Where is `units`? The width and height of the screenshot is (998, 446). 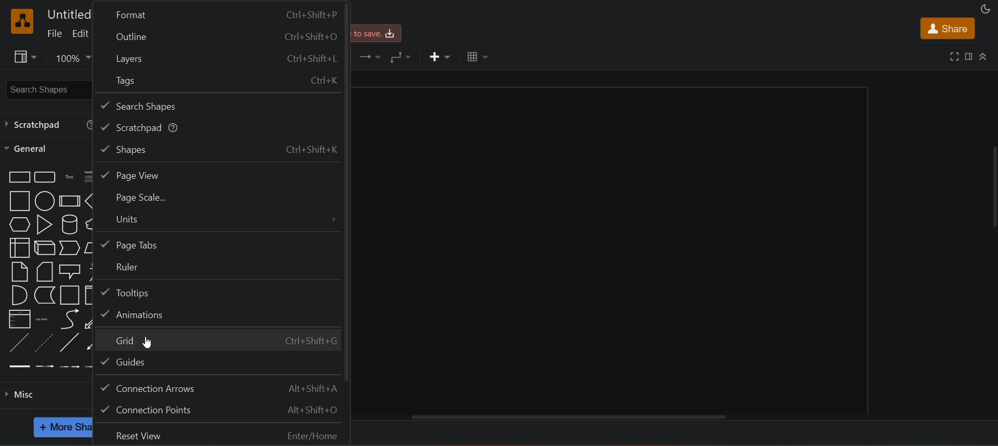 units is located at coordinates (220, 221).